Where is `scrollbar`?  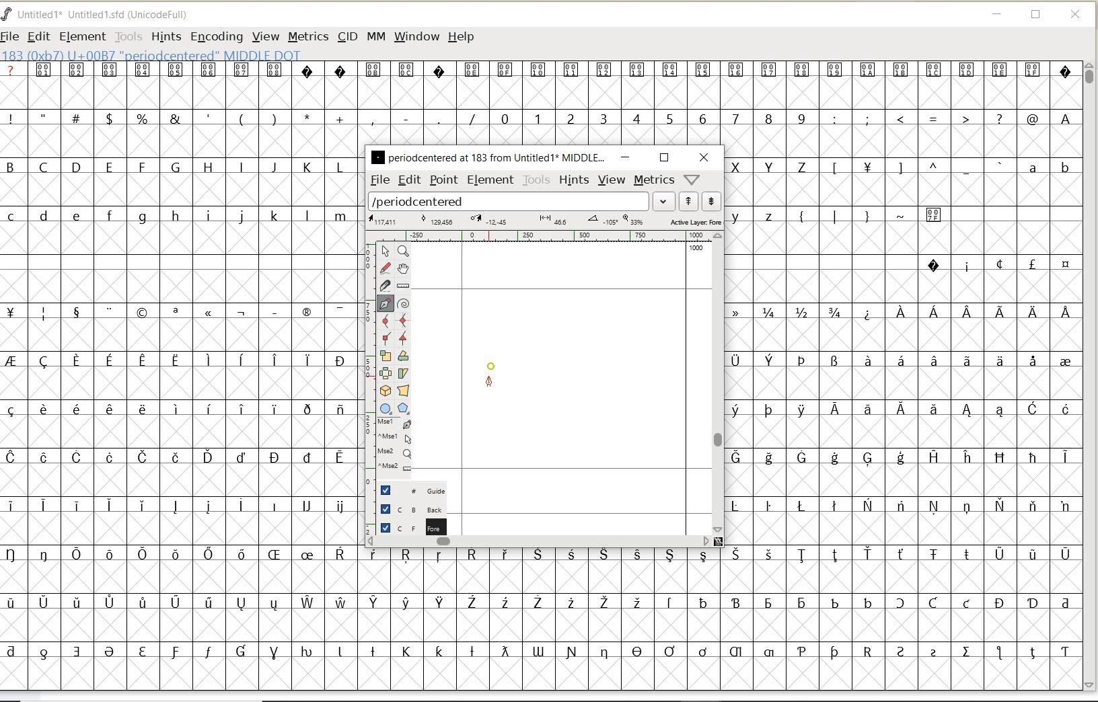
scrollbar is located at coordinates (539, 541).